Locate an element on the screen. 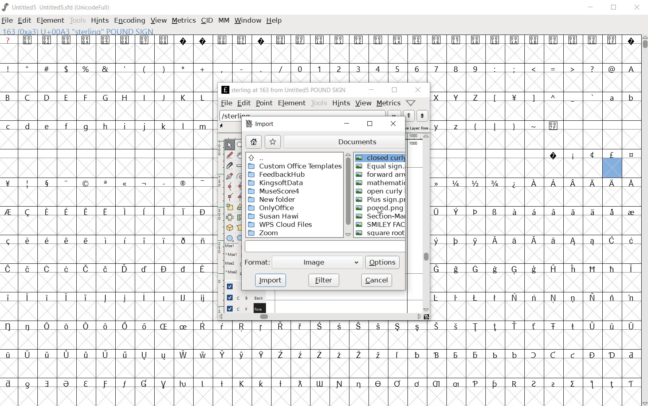  Symbol is located at coordinates (339, 355).